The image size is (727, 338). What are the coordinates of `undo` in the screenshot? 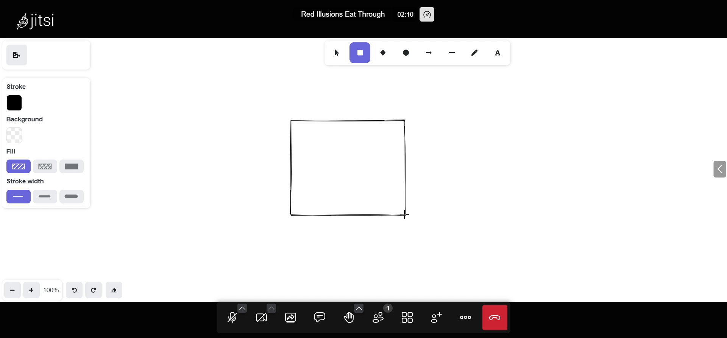 It's located at (76, 289).